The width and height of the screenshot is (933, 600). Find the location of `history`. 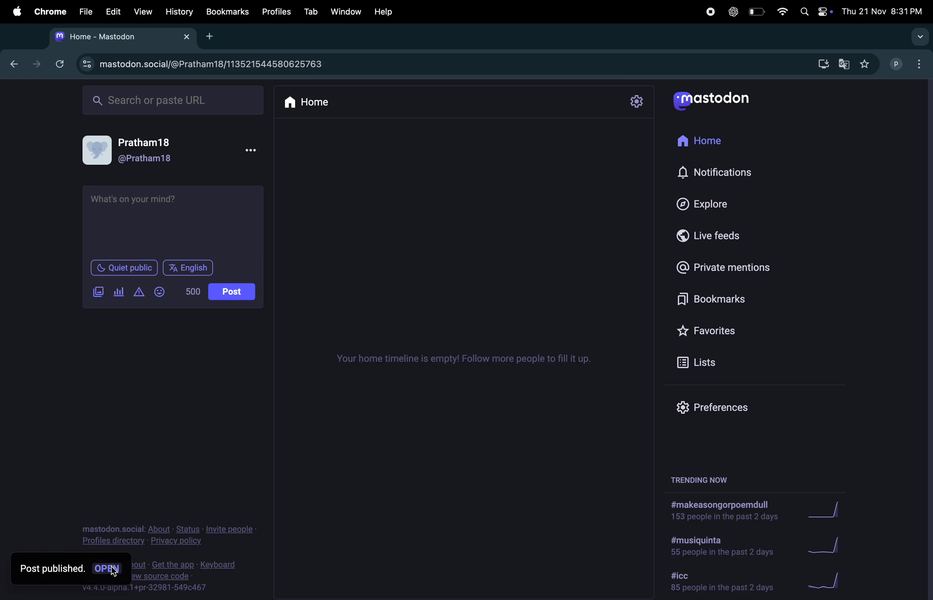

history is located at coordinates (178, 11).